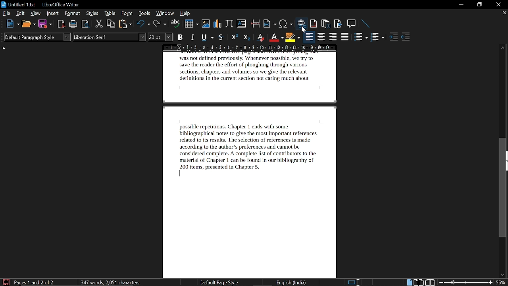 The height and width of the screenshot is (286, 508). Describe the element at coordinates (303, 29) in the screenshot. I see `Cursor` at that location.